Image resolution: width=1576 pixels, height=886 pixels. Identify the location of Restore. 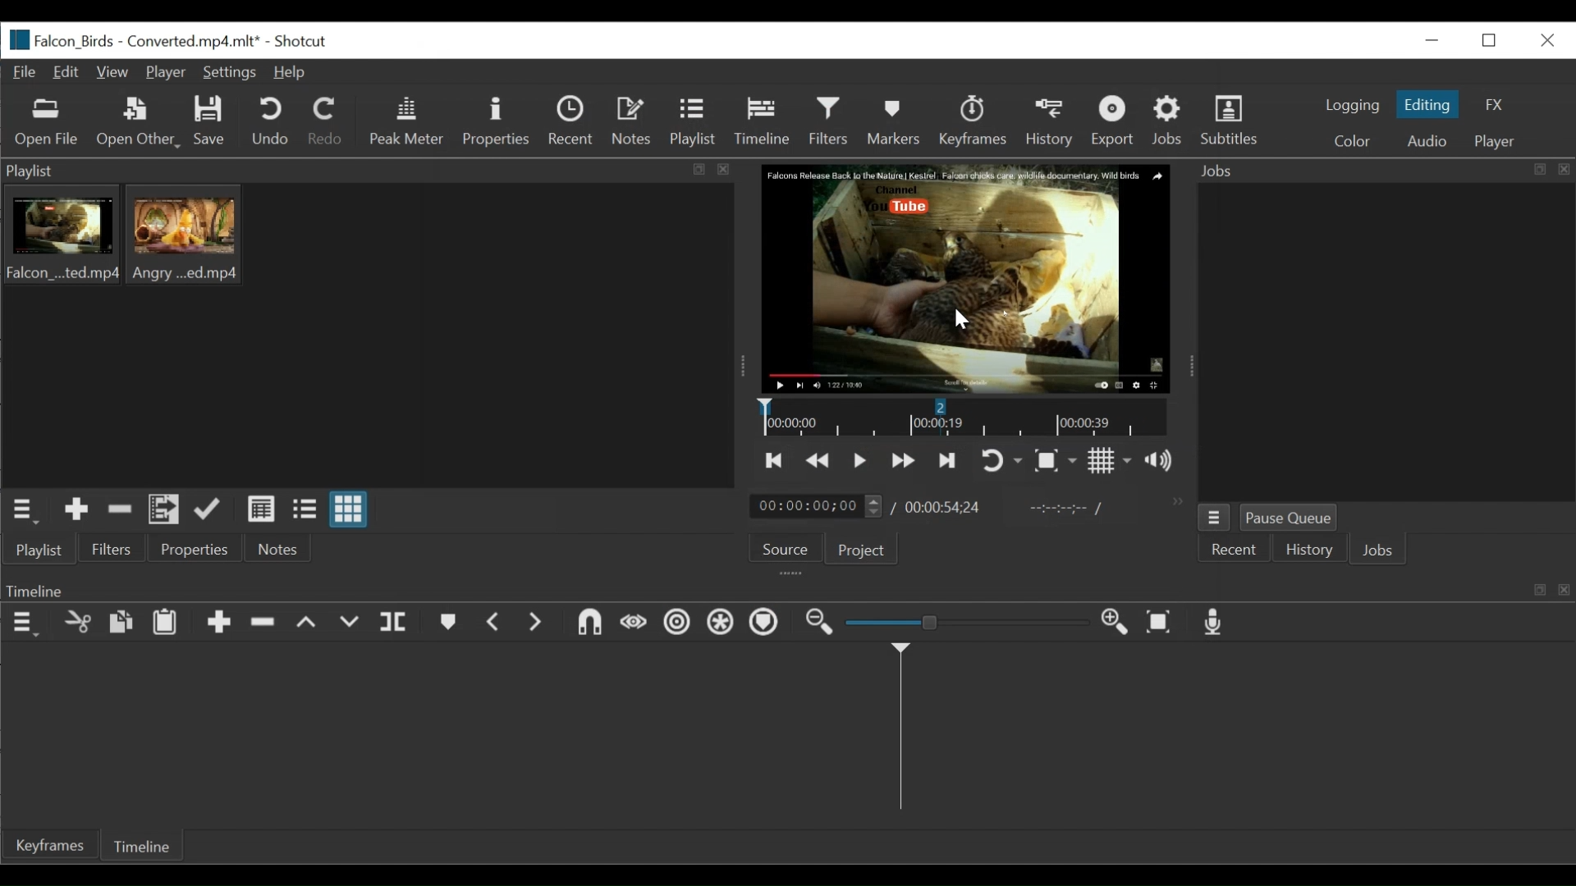
(1491, 41).